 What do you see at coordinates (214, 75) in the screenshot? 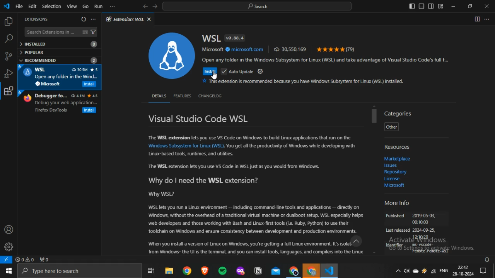
I see `cursor` at bounding box center [214, 75].